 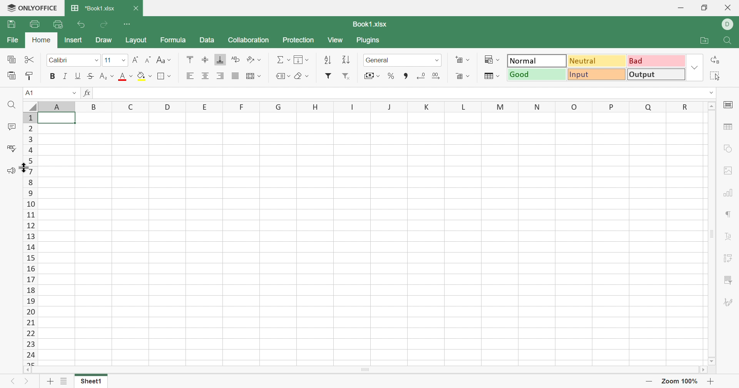 What do you see at coordinates (728, 148) in the screenshot?
I see `Shape settings` at bounding box center [728, 148].